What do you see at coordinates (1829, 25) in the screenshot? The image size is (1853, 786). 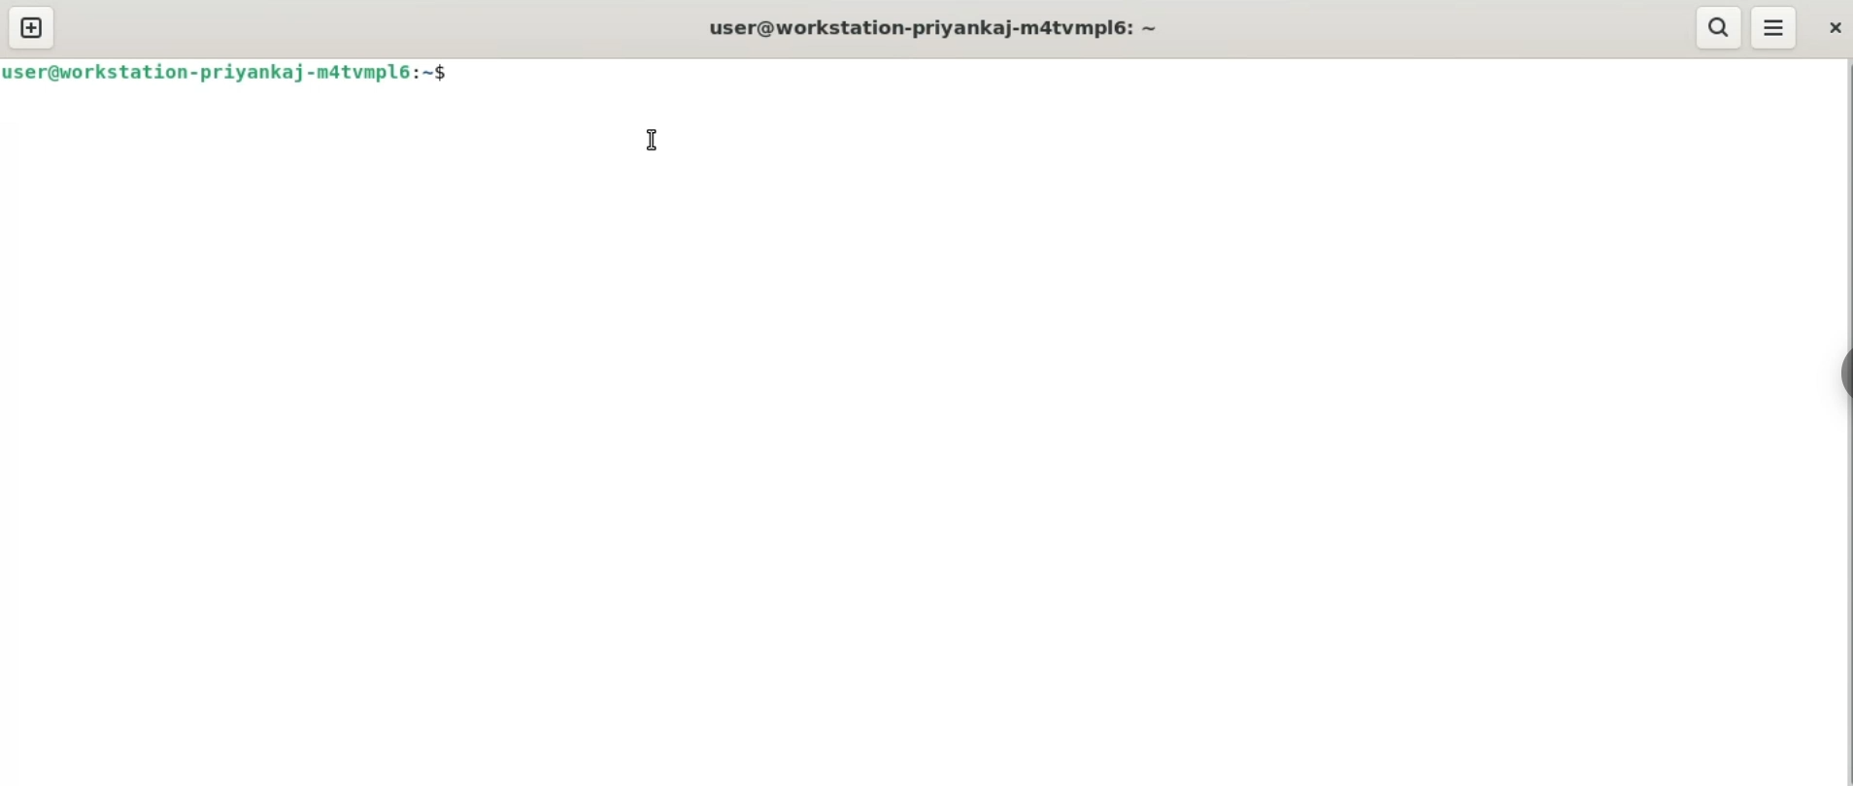 I see `close` at bounding box center [1829, 25].